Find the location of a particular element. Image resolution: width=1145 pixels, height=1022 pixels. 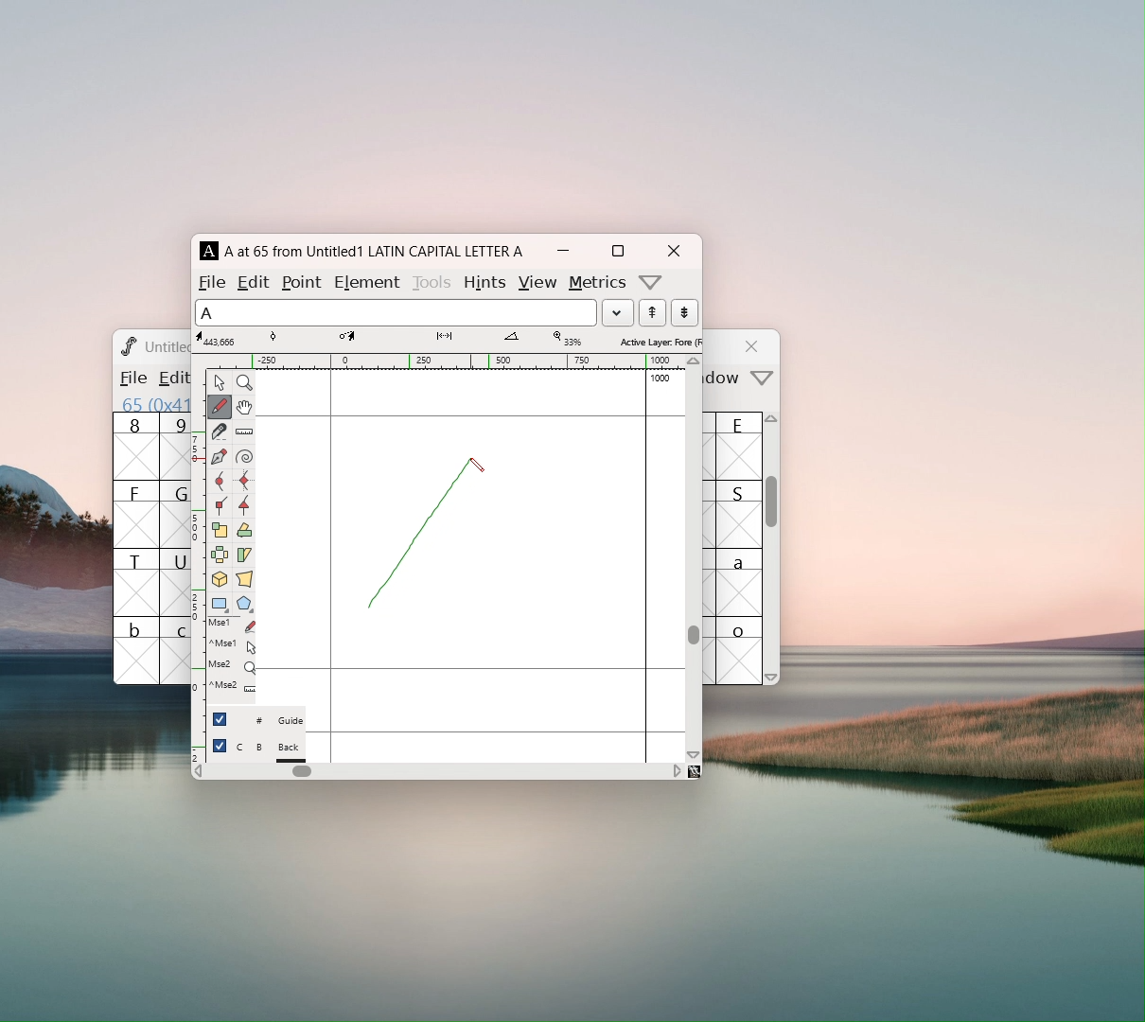

tools is located at coordinates (433, 280).